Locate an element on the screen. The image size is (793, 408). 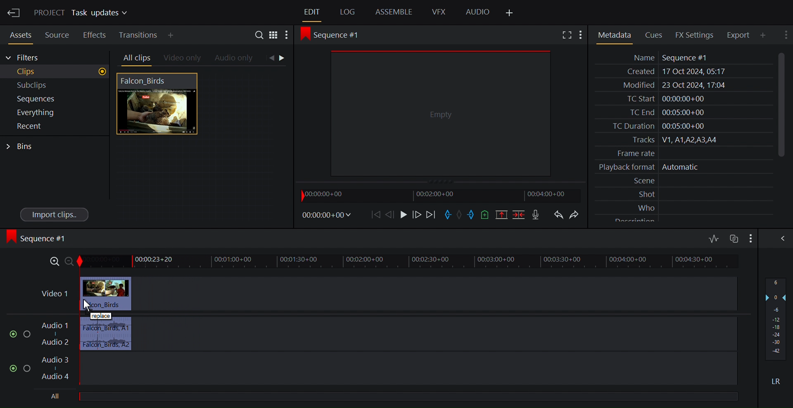
Sequence #1 is located at coordinates (335, 35).